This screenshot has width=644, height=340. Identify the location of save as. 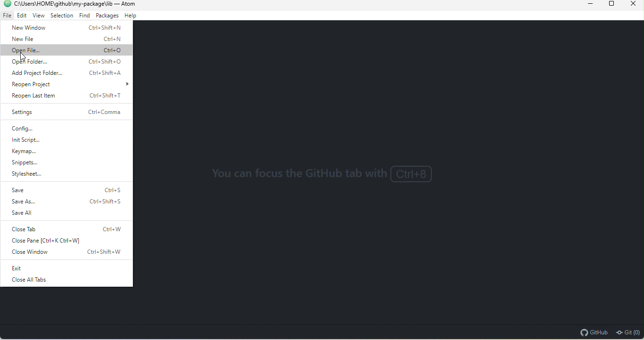
(64, 202).